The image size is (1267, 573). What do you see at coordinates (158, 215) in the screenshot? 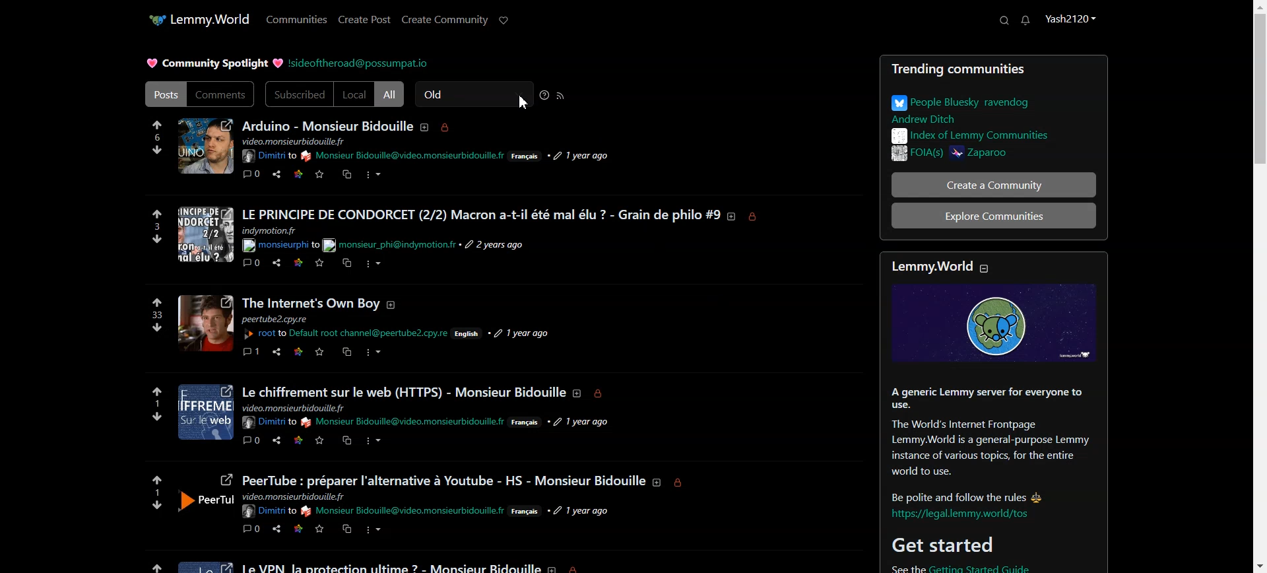
I see `upvote` at bounding box center [158, 215].